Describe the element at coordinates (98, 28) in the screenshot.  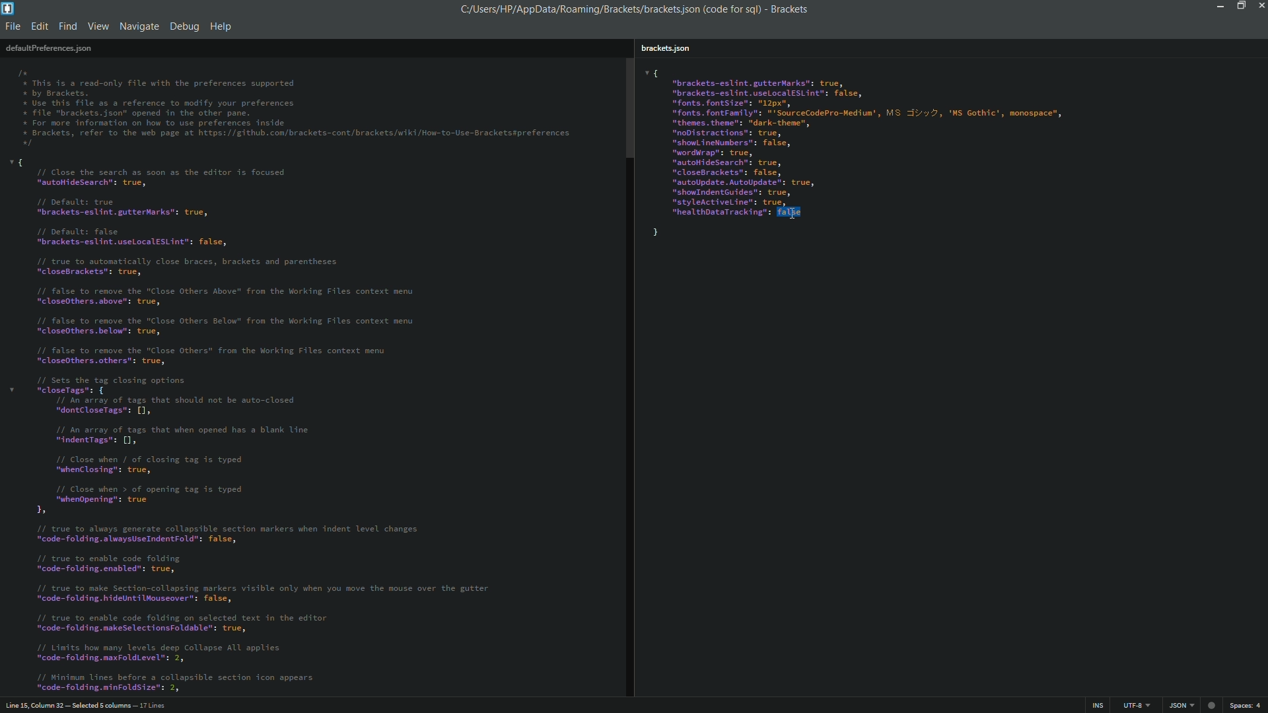
I see `View menu` at that location.